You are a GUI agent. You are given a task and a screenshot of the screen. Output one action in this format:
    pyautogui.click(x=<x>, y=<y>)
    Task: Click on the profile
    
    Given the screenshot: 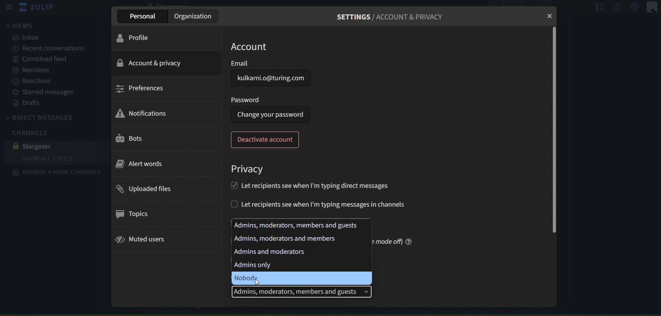 What is the action you would take?
    pyautogui.click(x=137, y=38)
    